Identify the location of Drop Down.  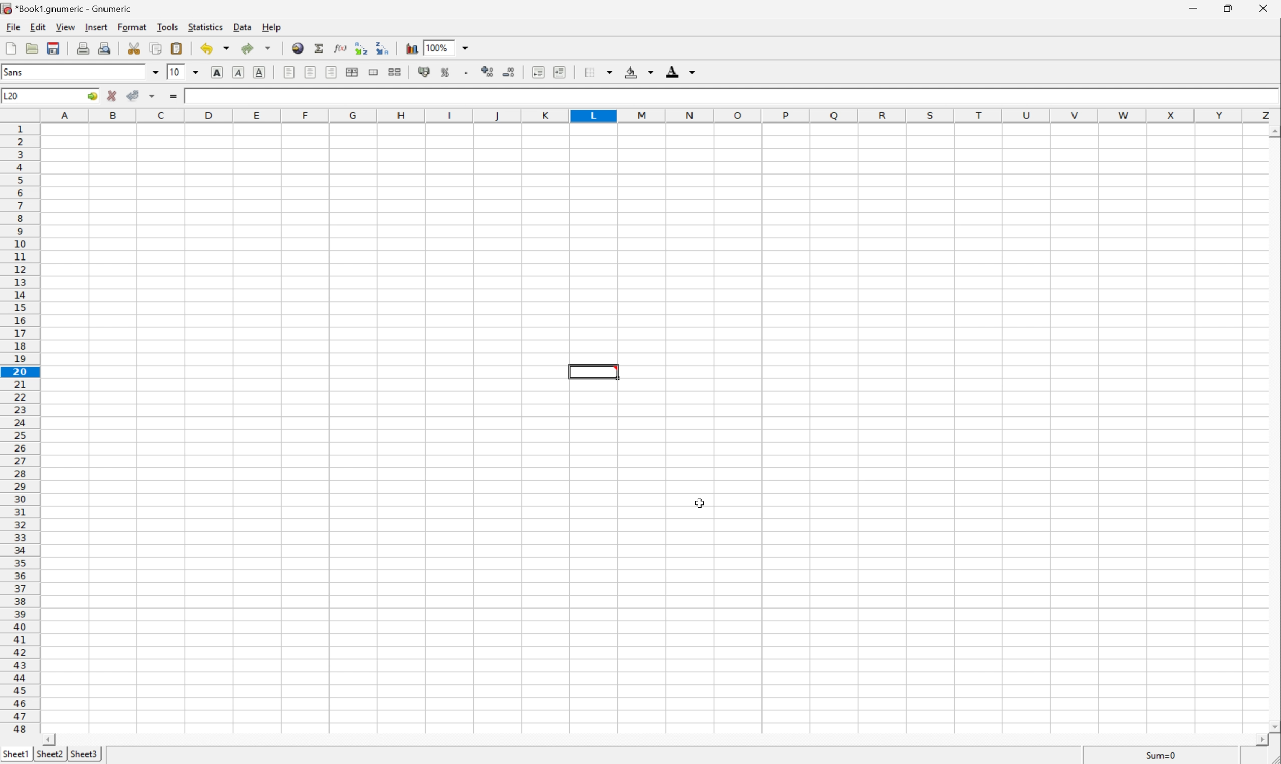
(154, 71).